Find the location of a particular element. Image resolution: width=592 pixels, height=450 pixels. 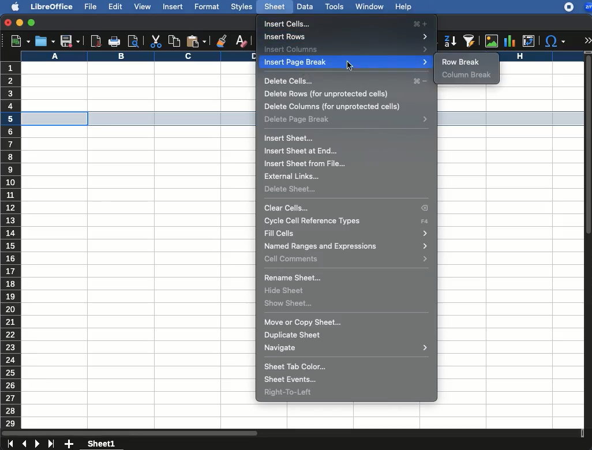

row break is located at coordinates (464, 62).